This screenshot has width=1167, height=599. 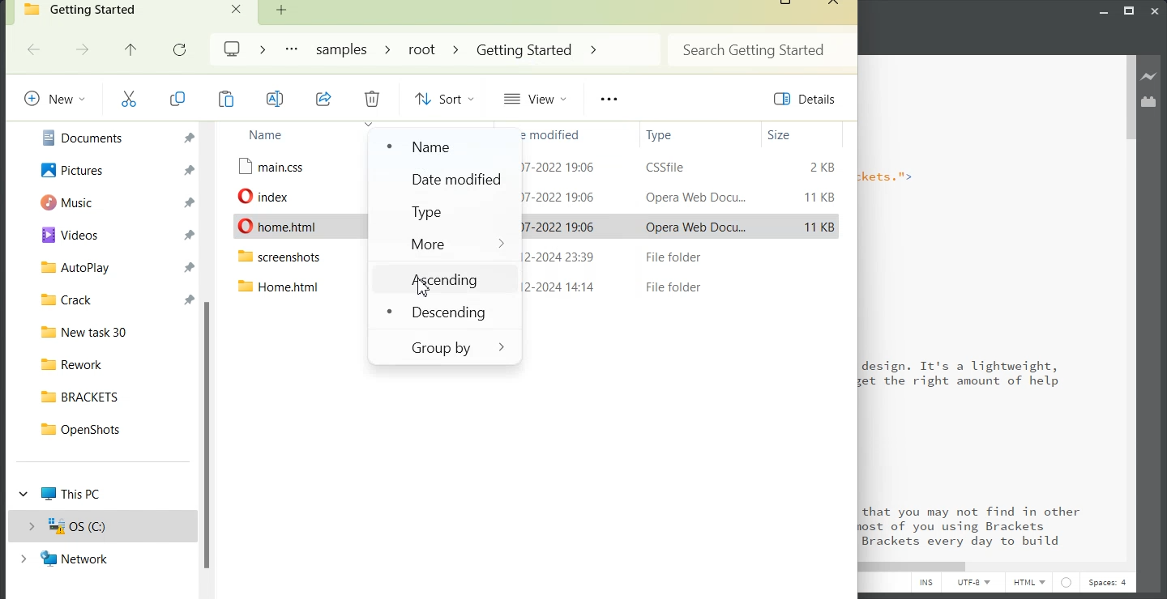 I want to click on Cut, so click(x=129, y=99).